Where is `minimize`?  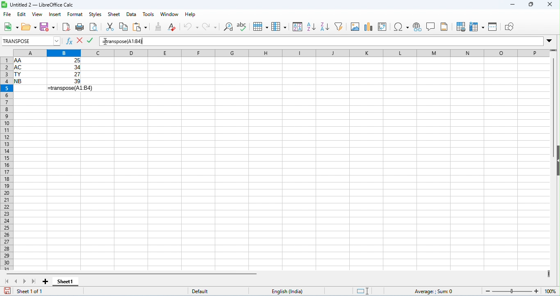
minimize is located at coordinates (512, 5).